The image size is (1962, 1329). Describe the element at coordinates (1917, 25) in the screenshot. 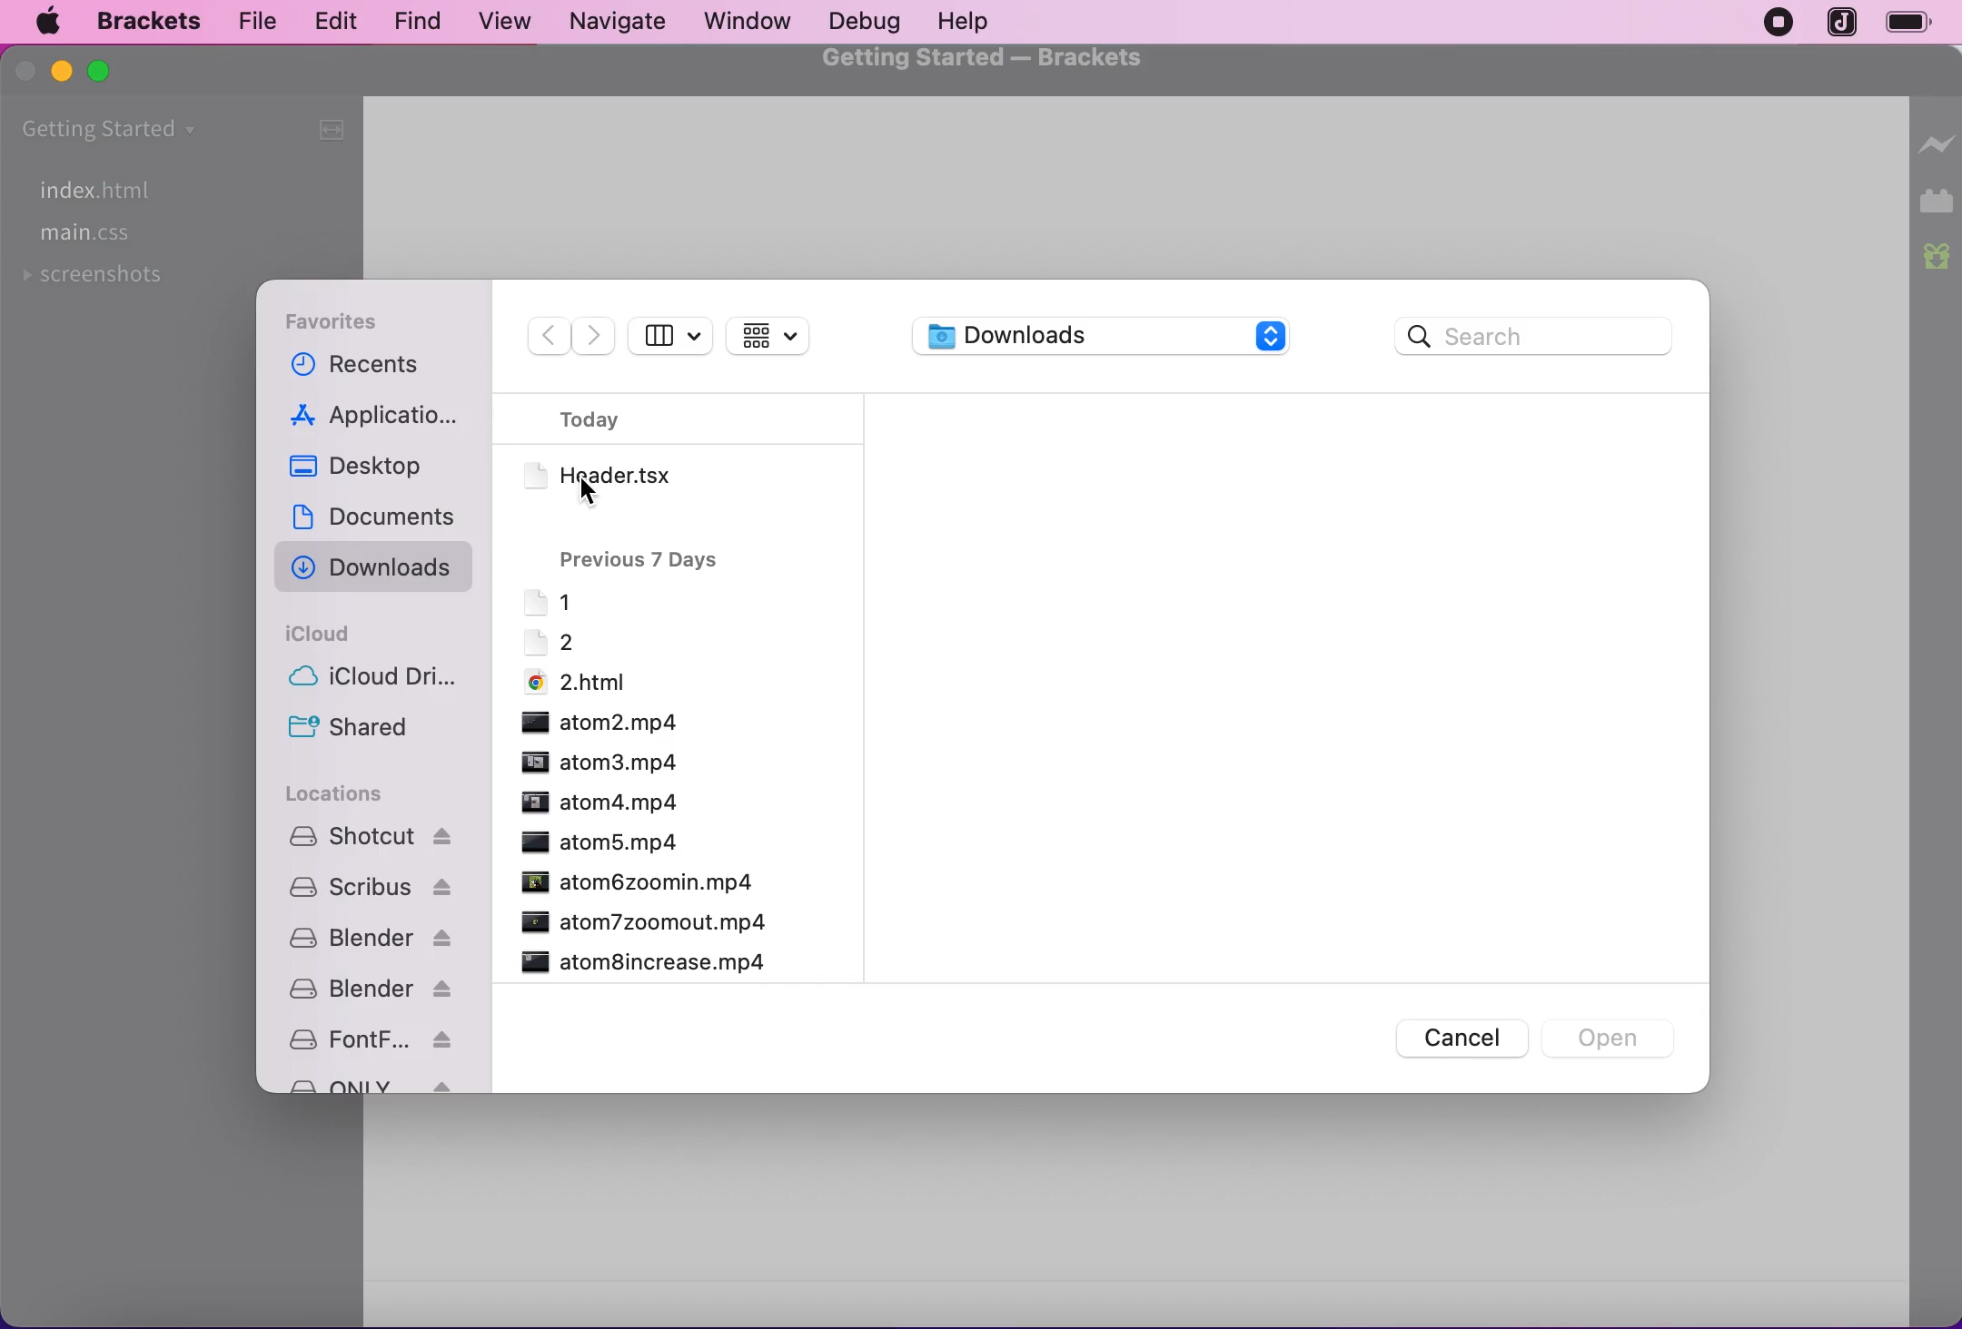

I see `battery` at that location.